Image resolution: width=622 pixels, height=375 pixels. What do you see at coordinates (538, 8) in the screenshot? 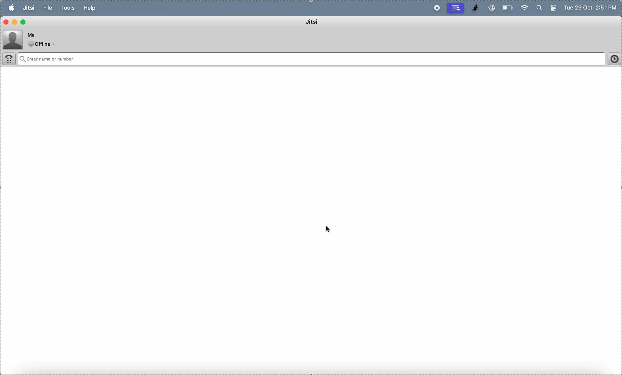
I see `search` at bounding box center [538, 8].